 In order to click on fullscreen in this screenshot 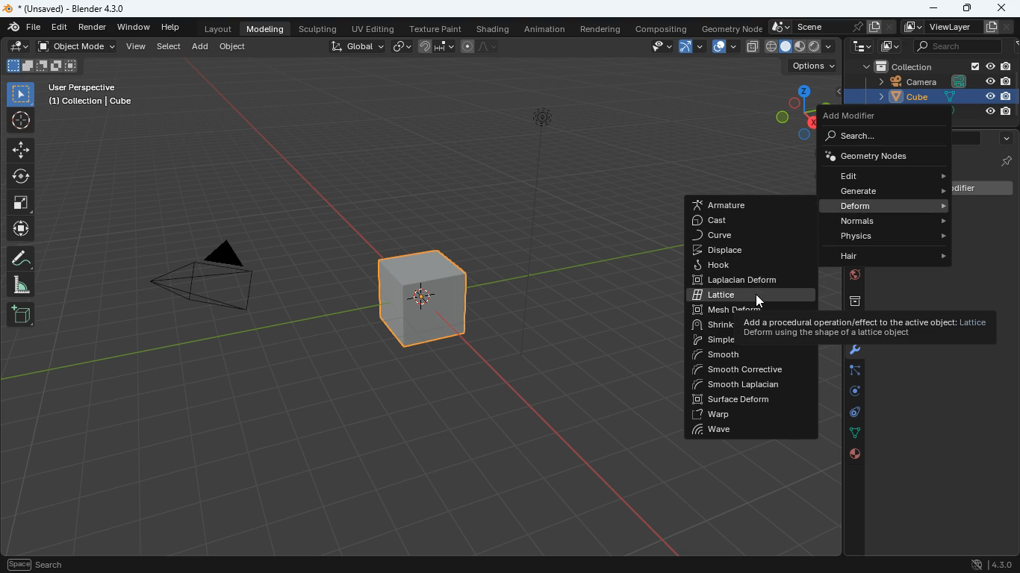, I will do `click(24, 204)`.